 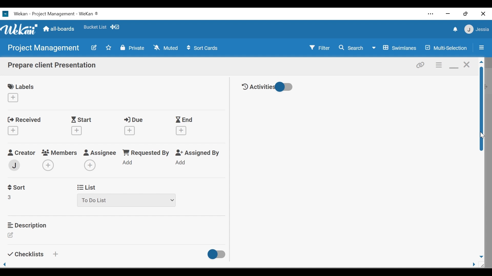 I want to click on Multi-Selection, so click(x=445, y=48).